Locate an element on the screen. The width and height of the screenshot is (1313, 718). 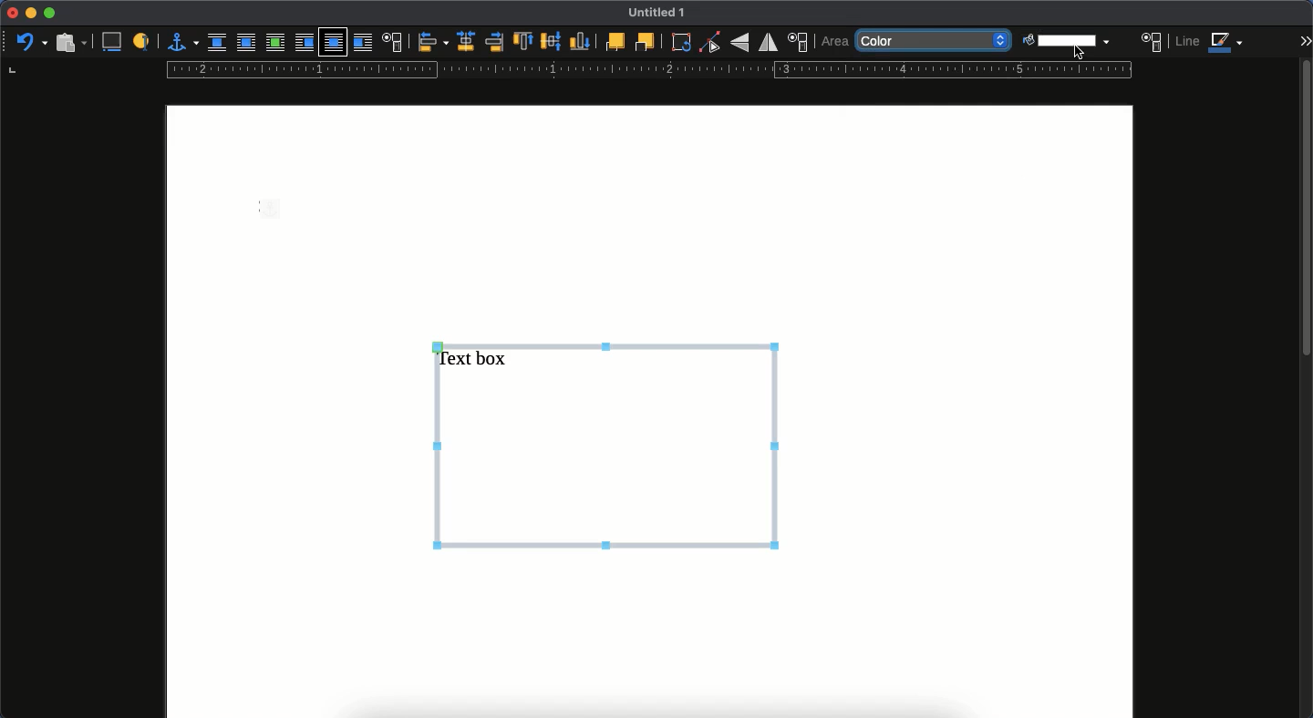
rotate vertically is located at coordinates (739, 44).